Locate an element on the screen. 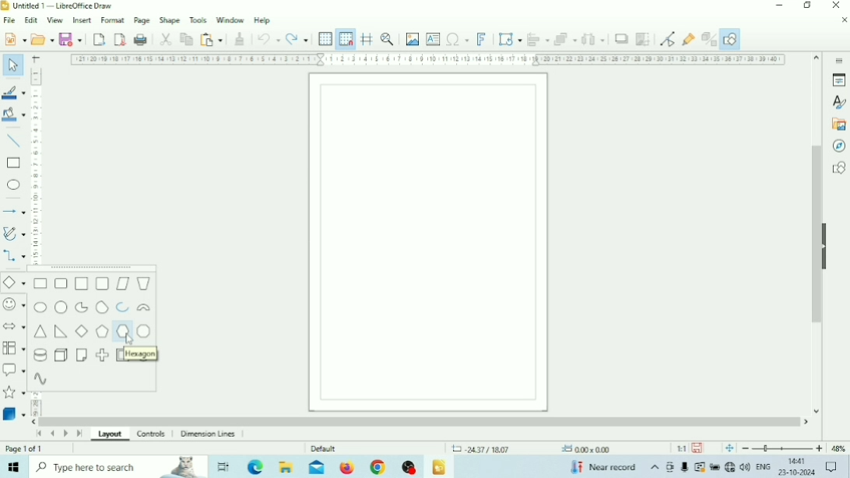 Image resolution: width=850 pixels, height=478 pixels. Shapes is located at coordinates (838, 167).